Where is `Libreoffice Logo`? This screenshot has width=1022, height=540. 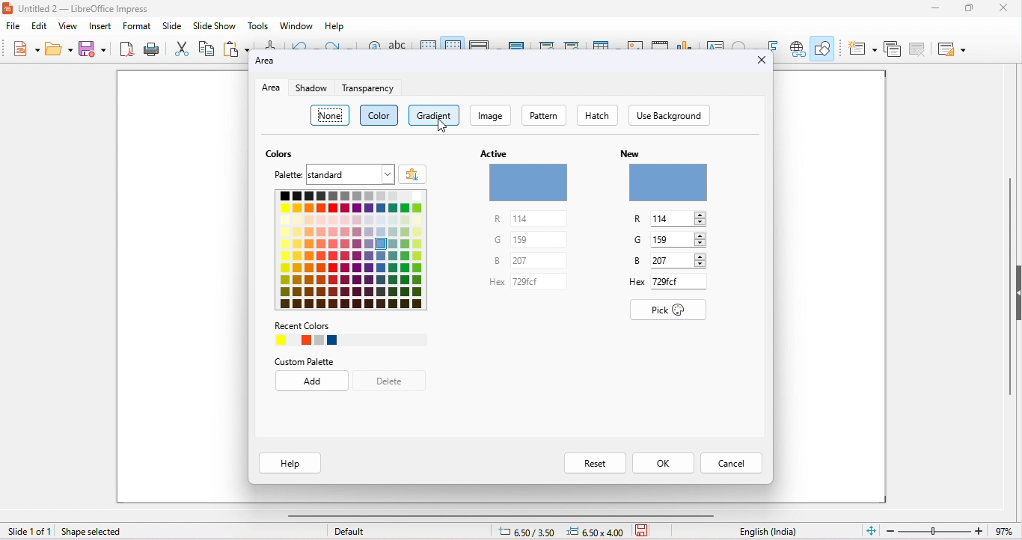
Libreoffice Logo is located at coordinates (7, 7).